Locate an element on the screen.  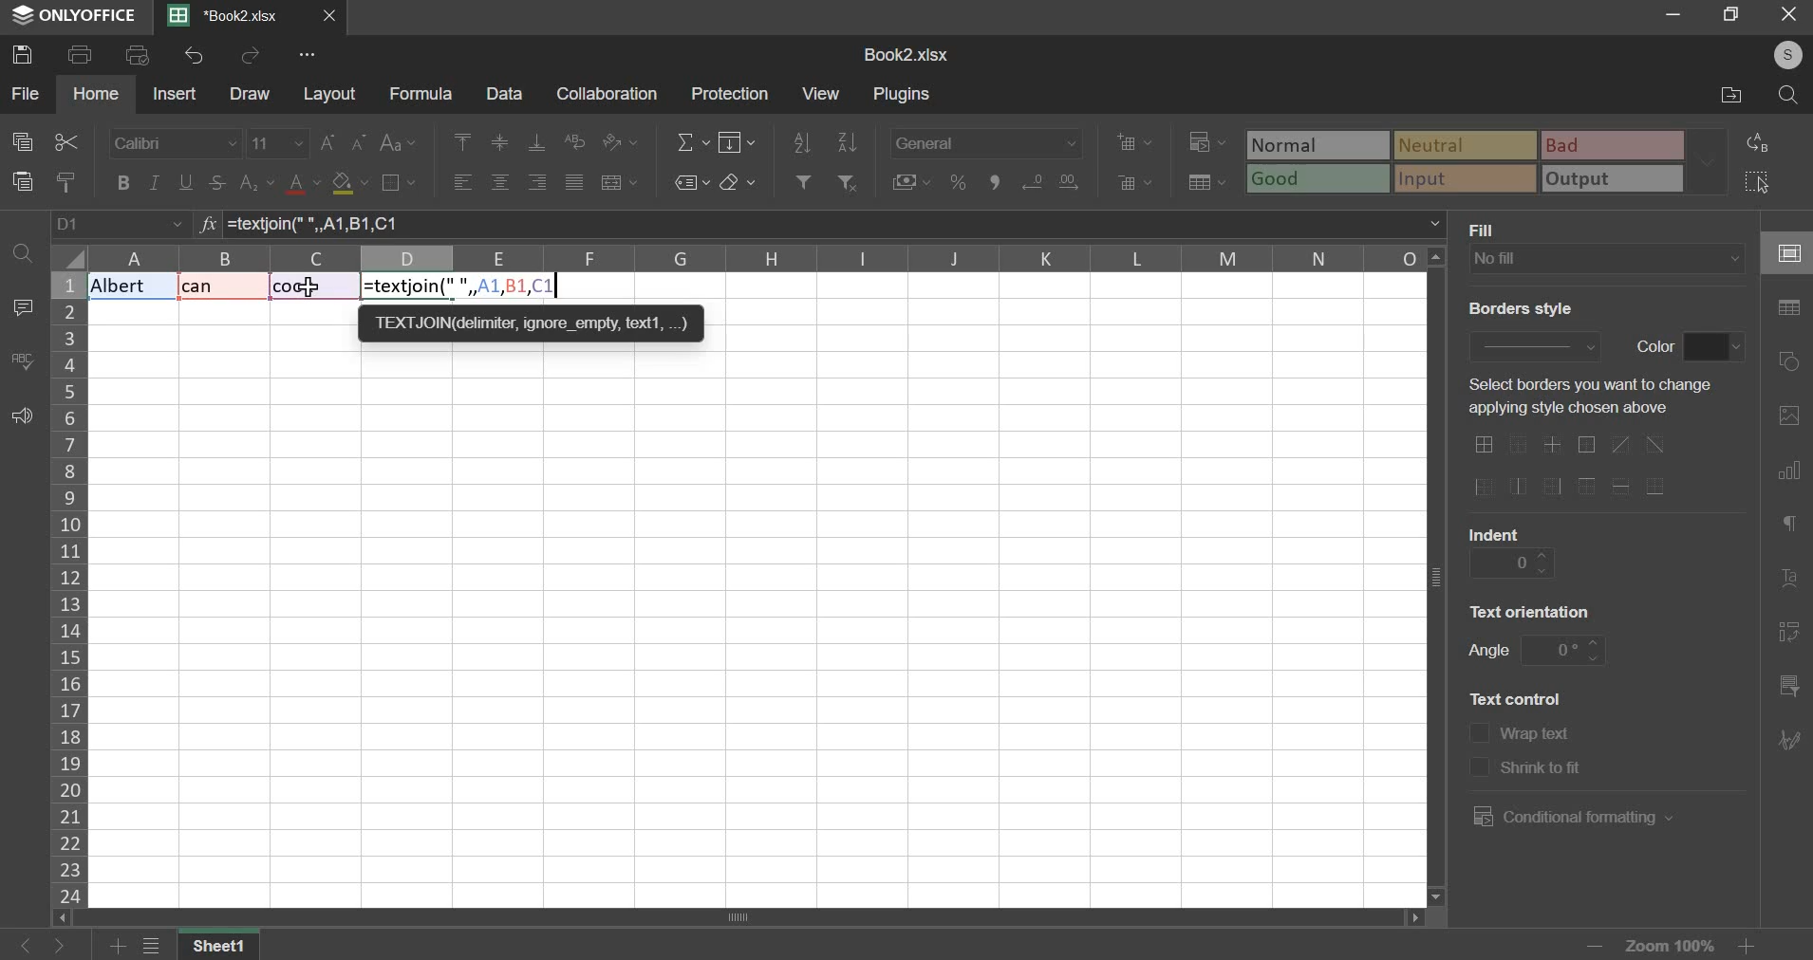
clear is located at coordinates (738, 182).